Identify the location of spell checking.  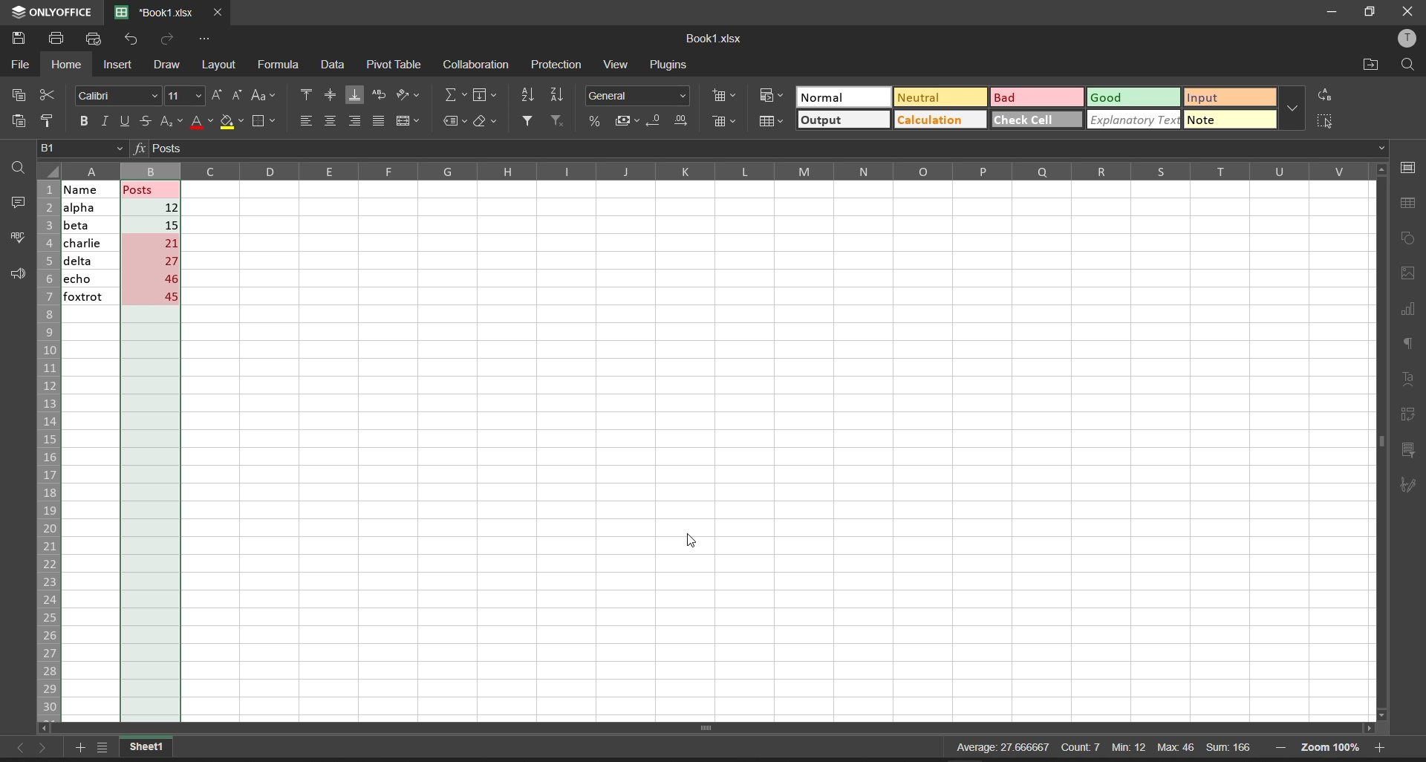
(16, 237).